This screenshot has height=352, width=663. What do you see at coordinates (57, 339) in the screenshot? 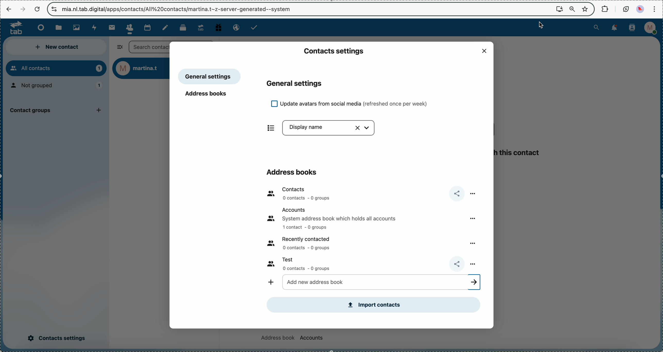
I see `click on contacts settings` at bounding box center [57, 339].